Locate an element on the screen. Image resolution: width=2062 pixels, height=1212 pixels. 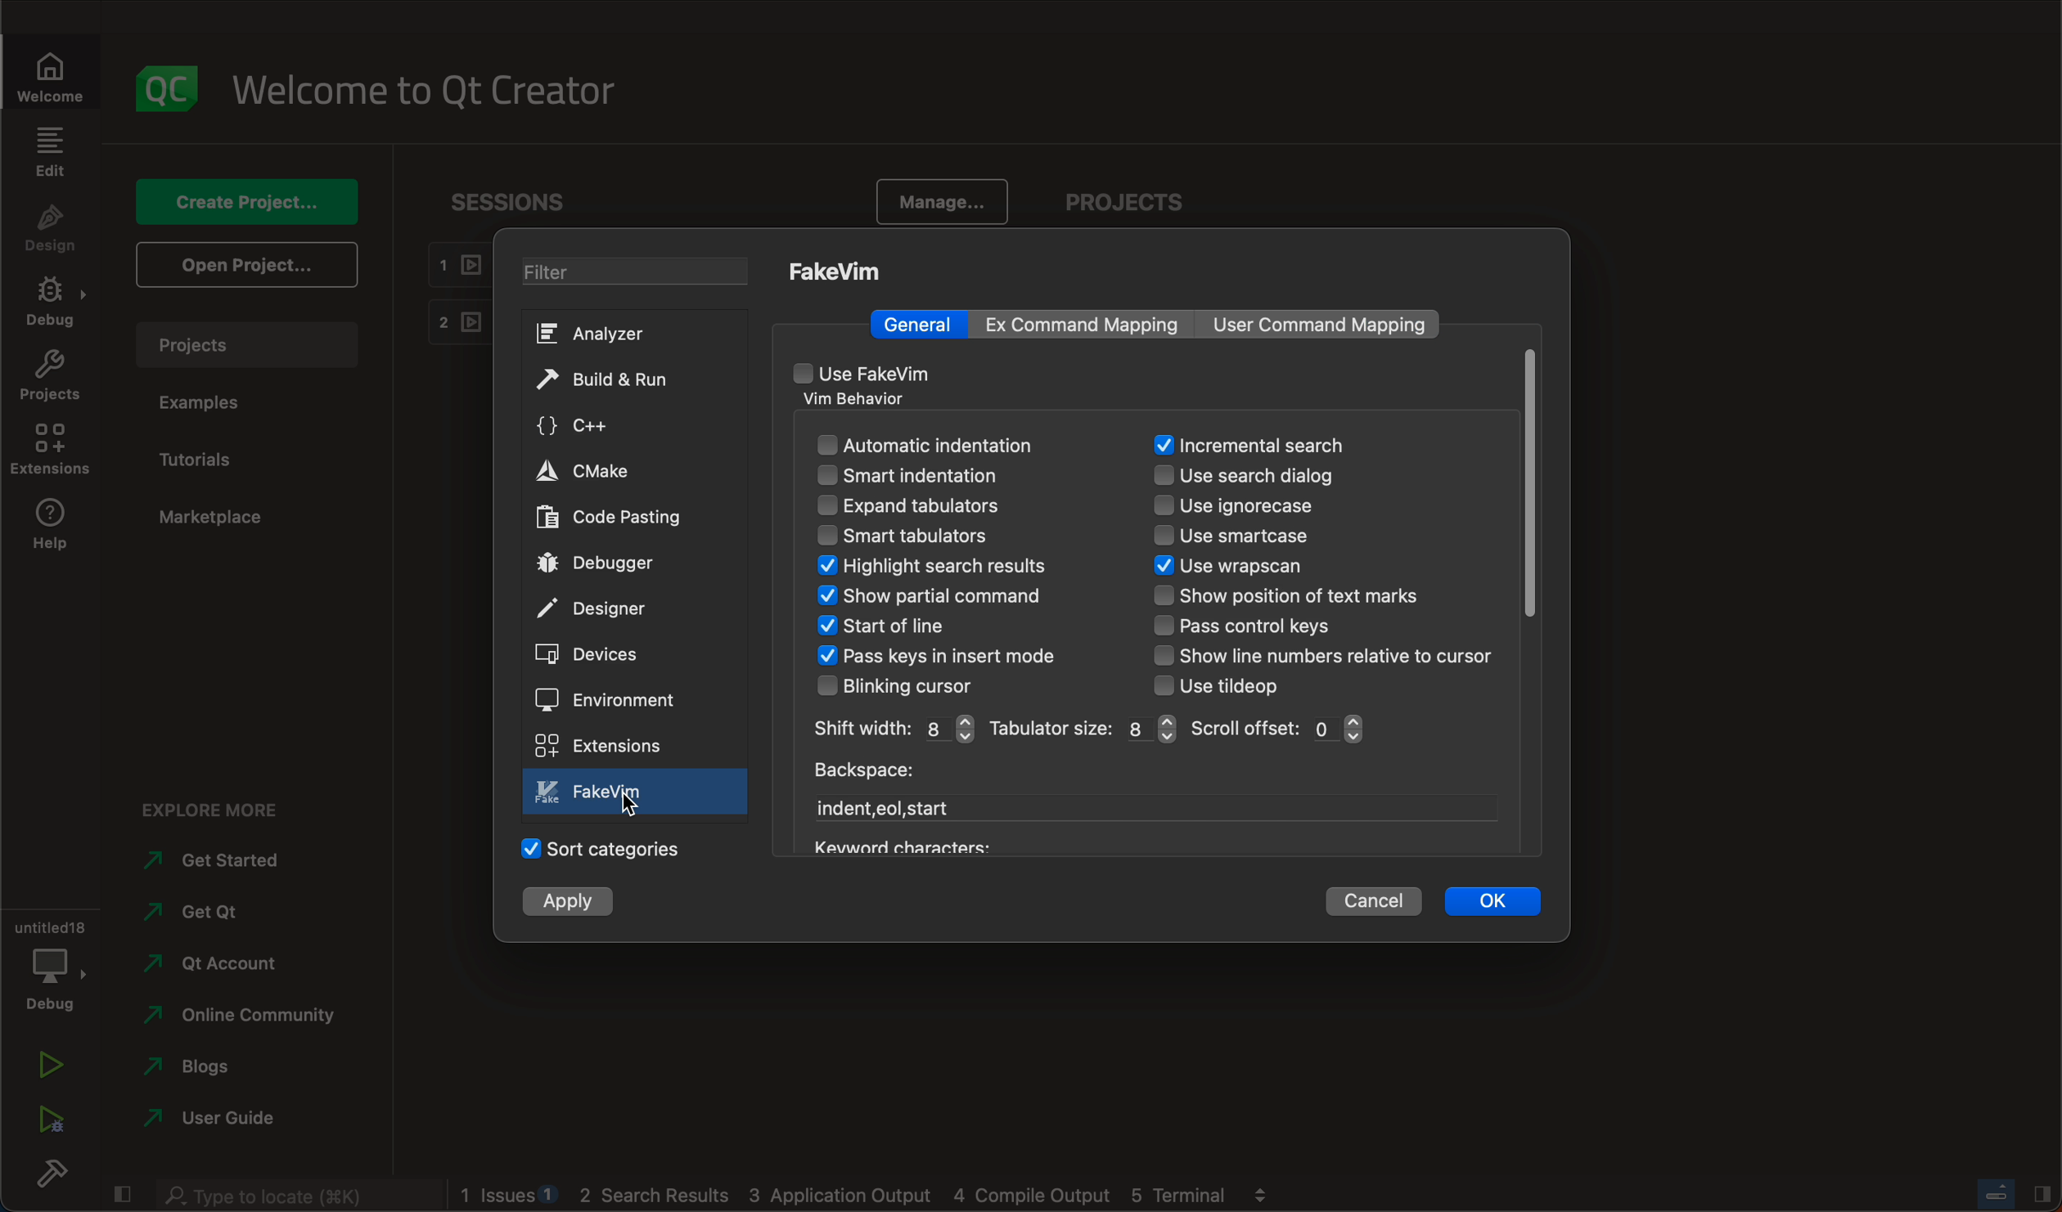
community is located at coordinates (243, 1017).